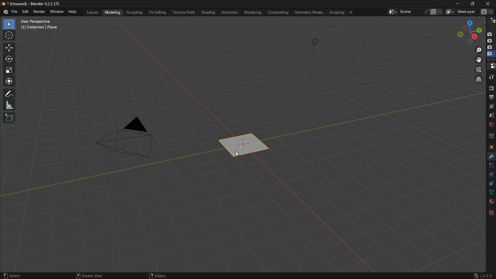 The width and height of the screenshot is (496, 279). Describe the element at coordinates (389, 11) in the screenshot. I see `browse scenes` at that location.